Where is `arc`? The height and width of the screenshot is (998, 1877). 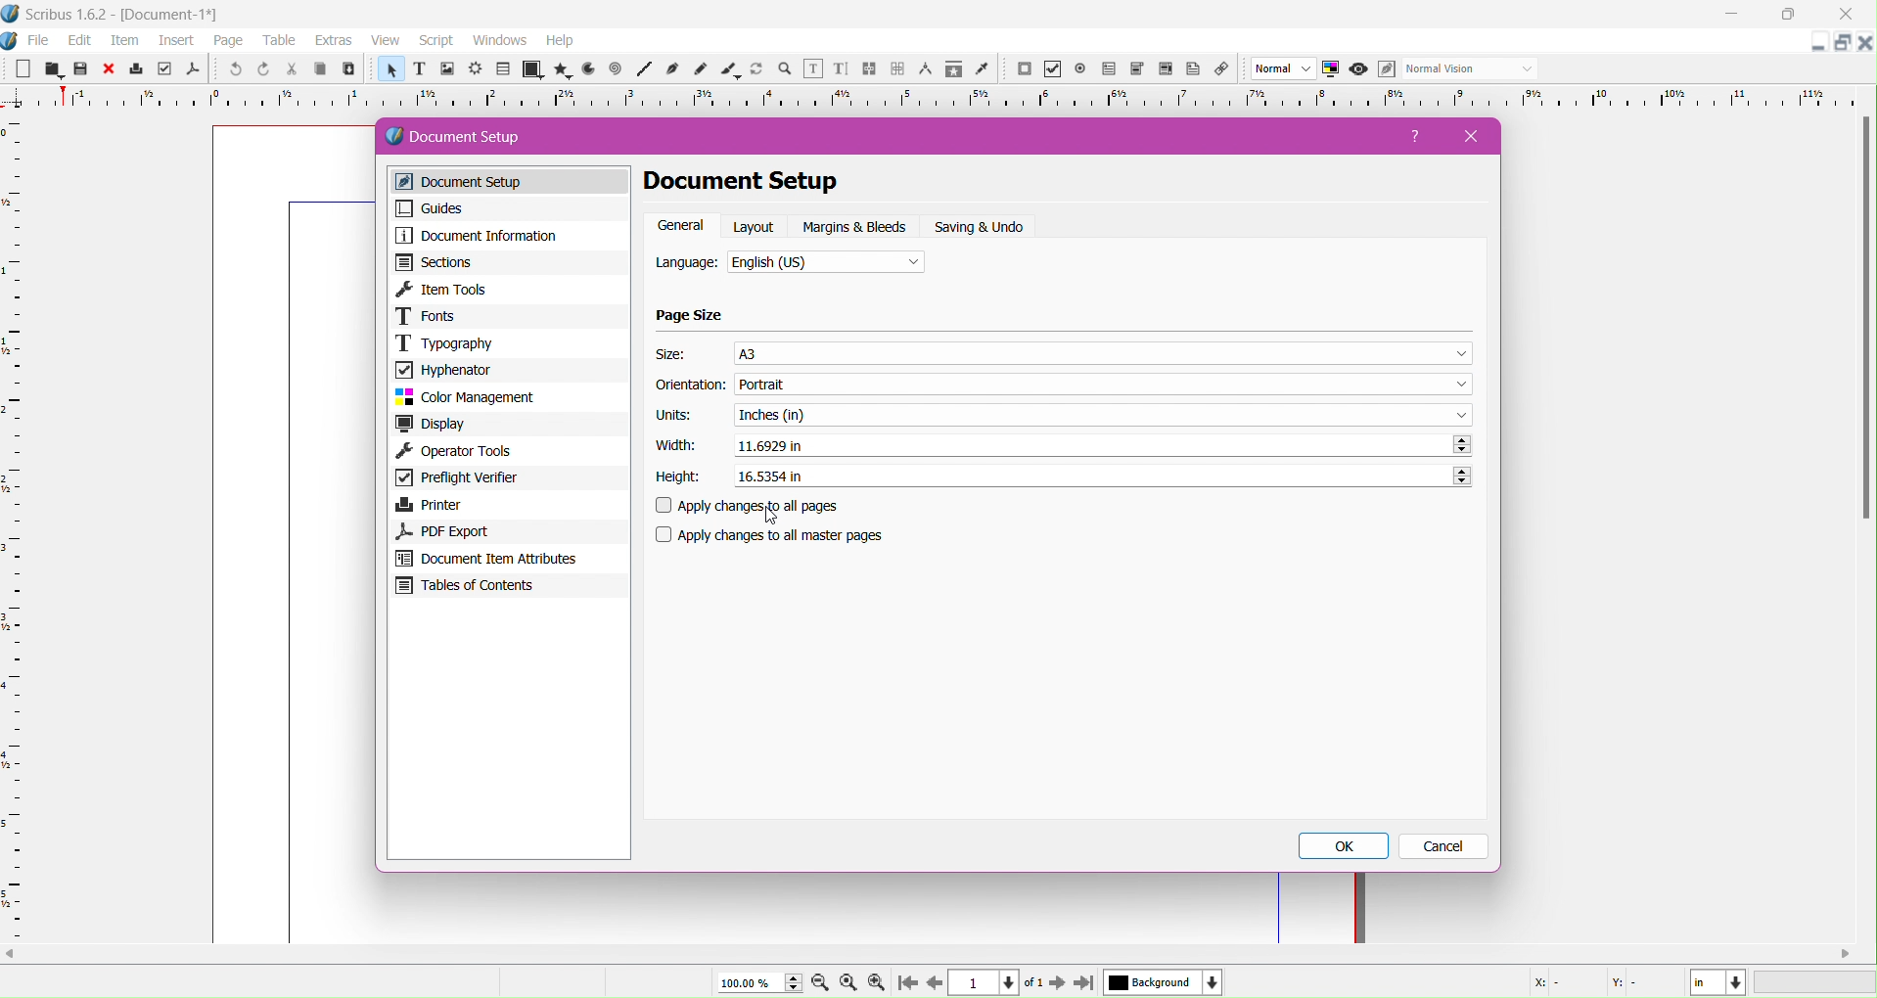 arc is located at coordinates (585, 69).